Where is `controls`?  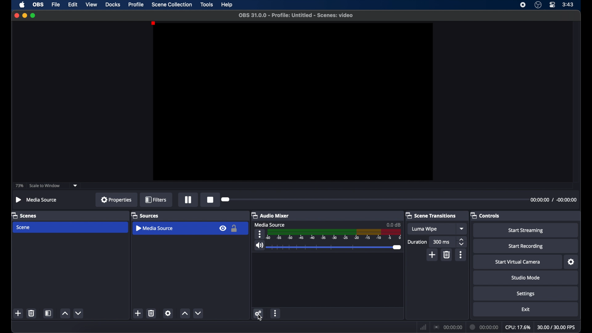
controls is located at coordinates (485, 216).